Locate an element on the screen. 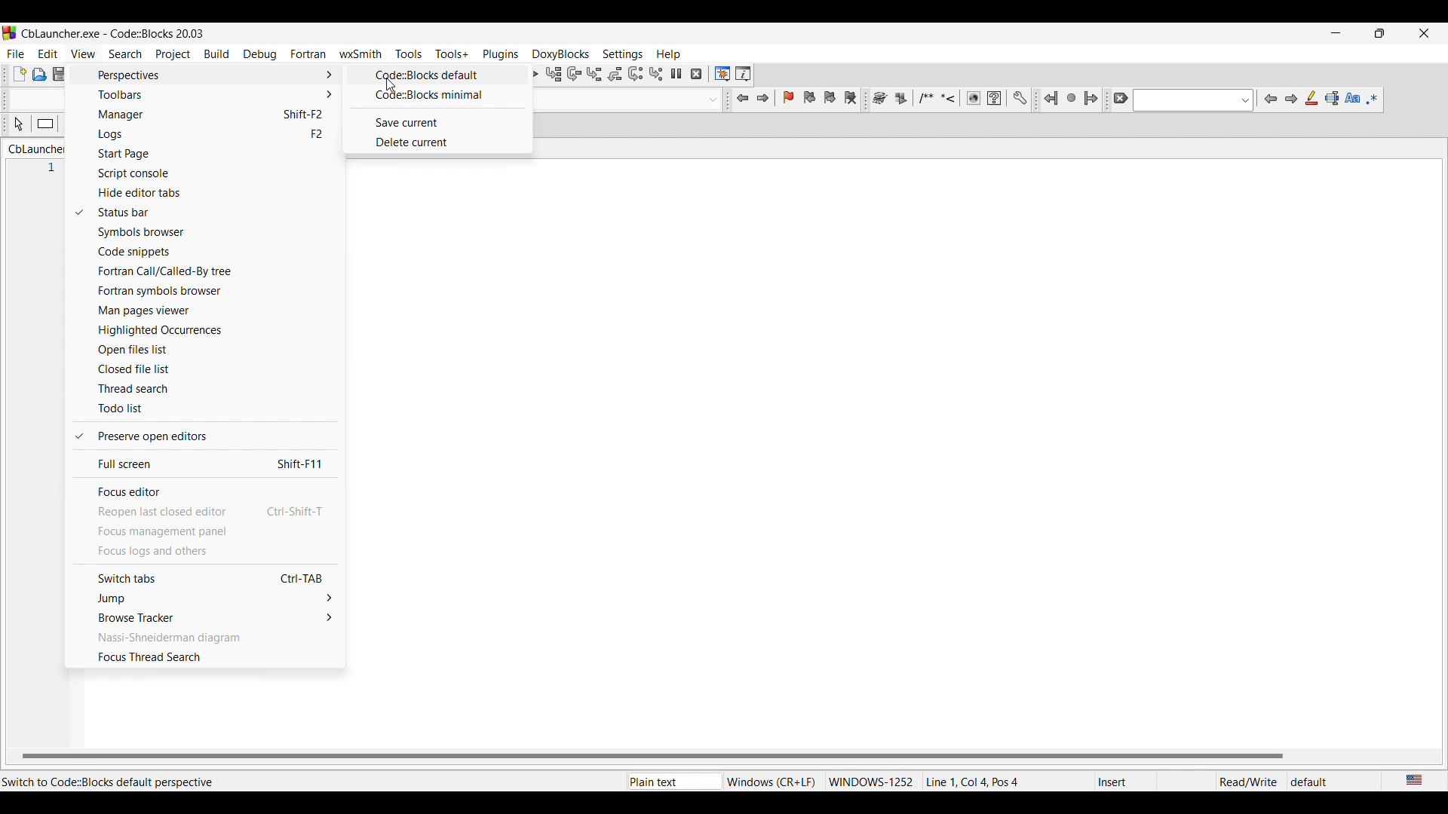 The width and height of the screenshot is (1448, 814). wxSmith menu is located at coordinates (361, 54).